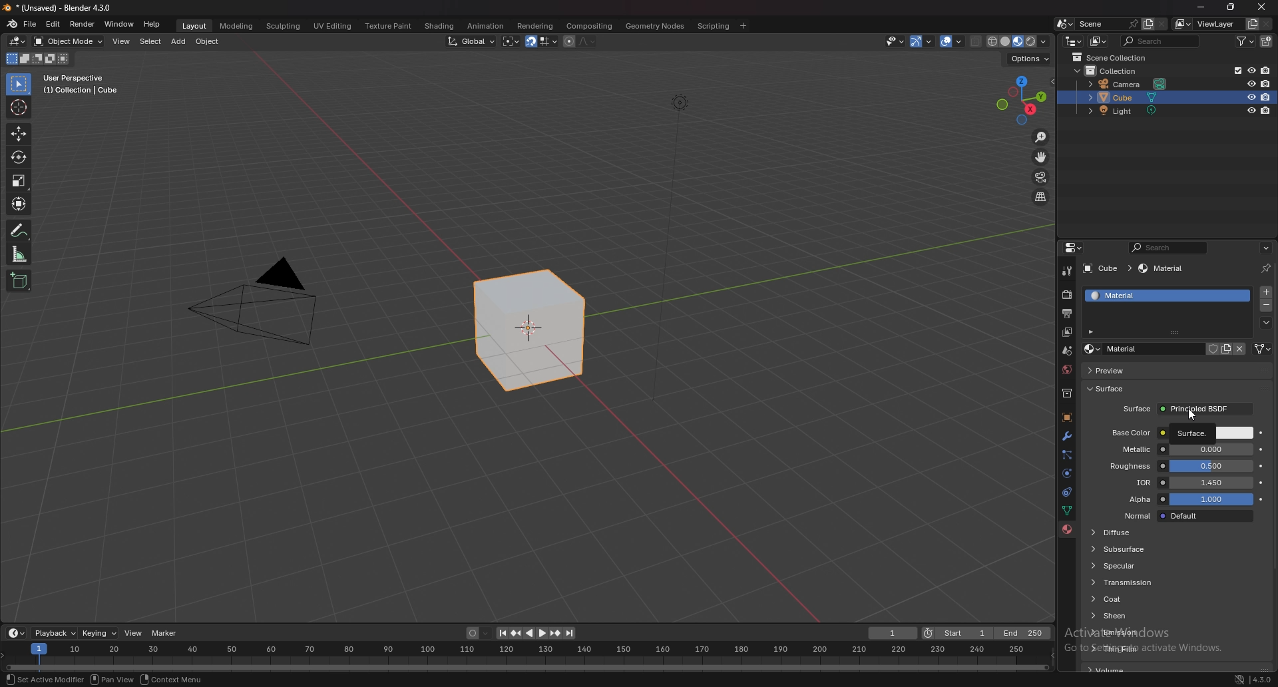  I want to click on editor type, so click(17, 41).